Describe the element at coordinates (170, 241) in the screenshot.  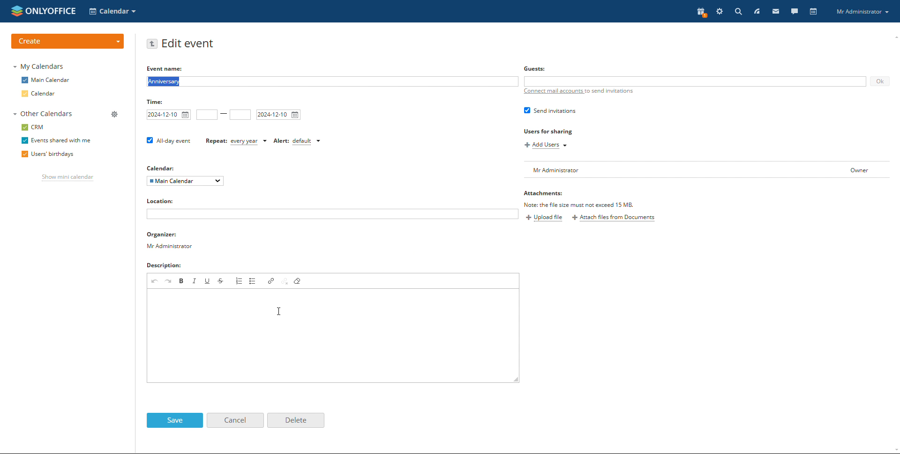
I see `organizer` at that location.